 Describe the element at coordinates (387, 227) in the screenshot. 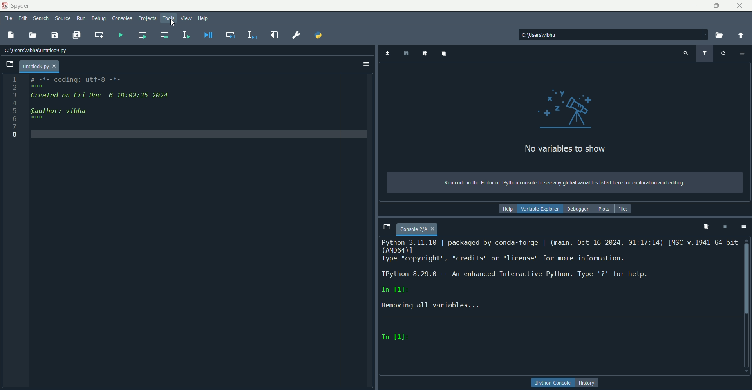

I see `browse tabs` at that location.